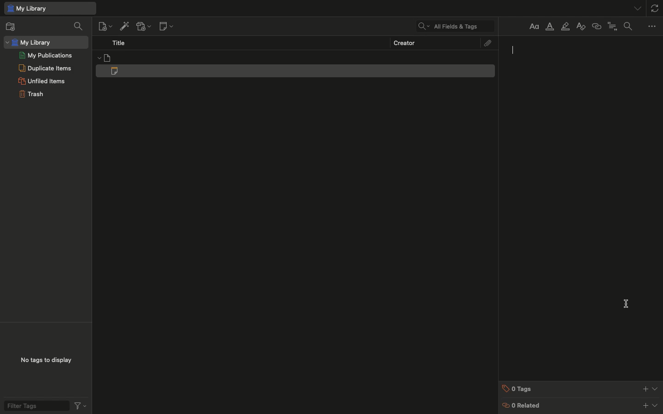 The height and width of the screenshot is (414, 663). What do you see at coordinates (31, 94) in the screenshot?
I see `Trash` at bounding box center [31, 94].